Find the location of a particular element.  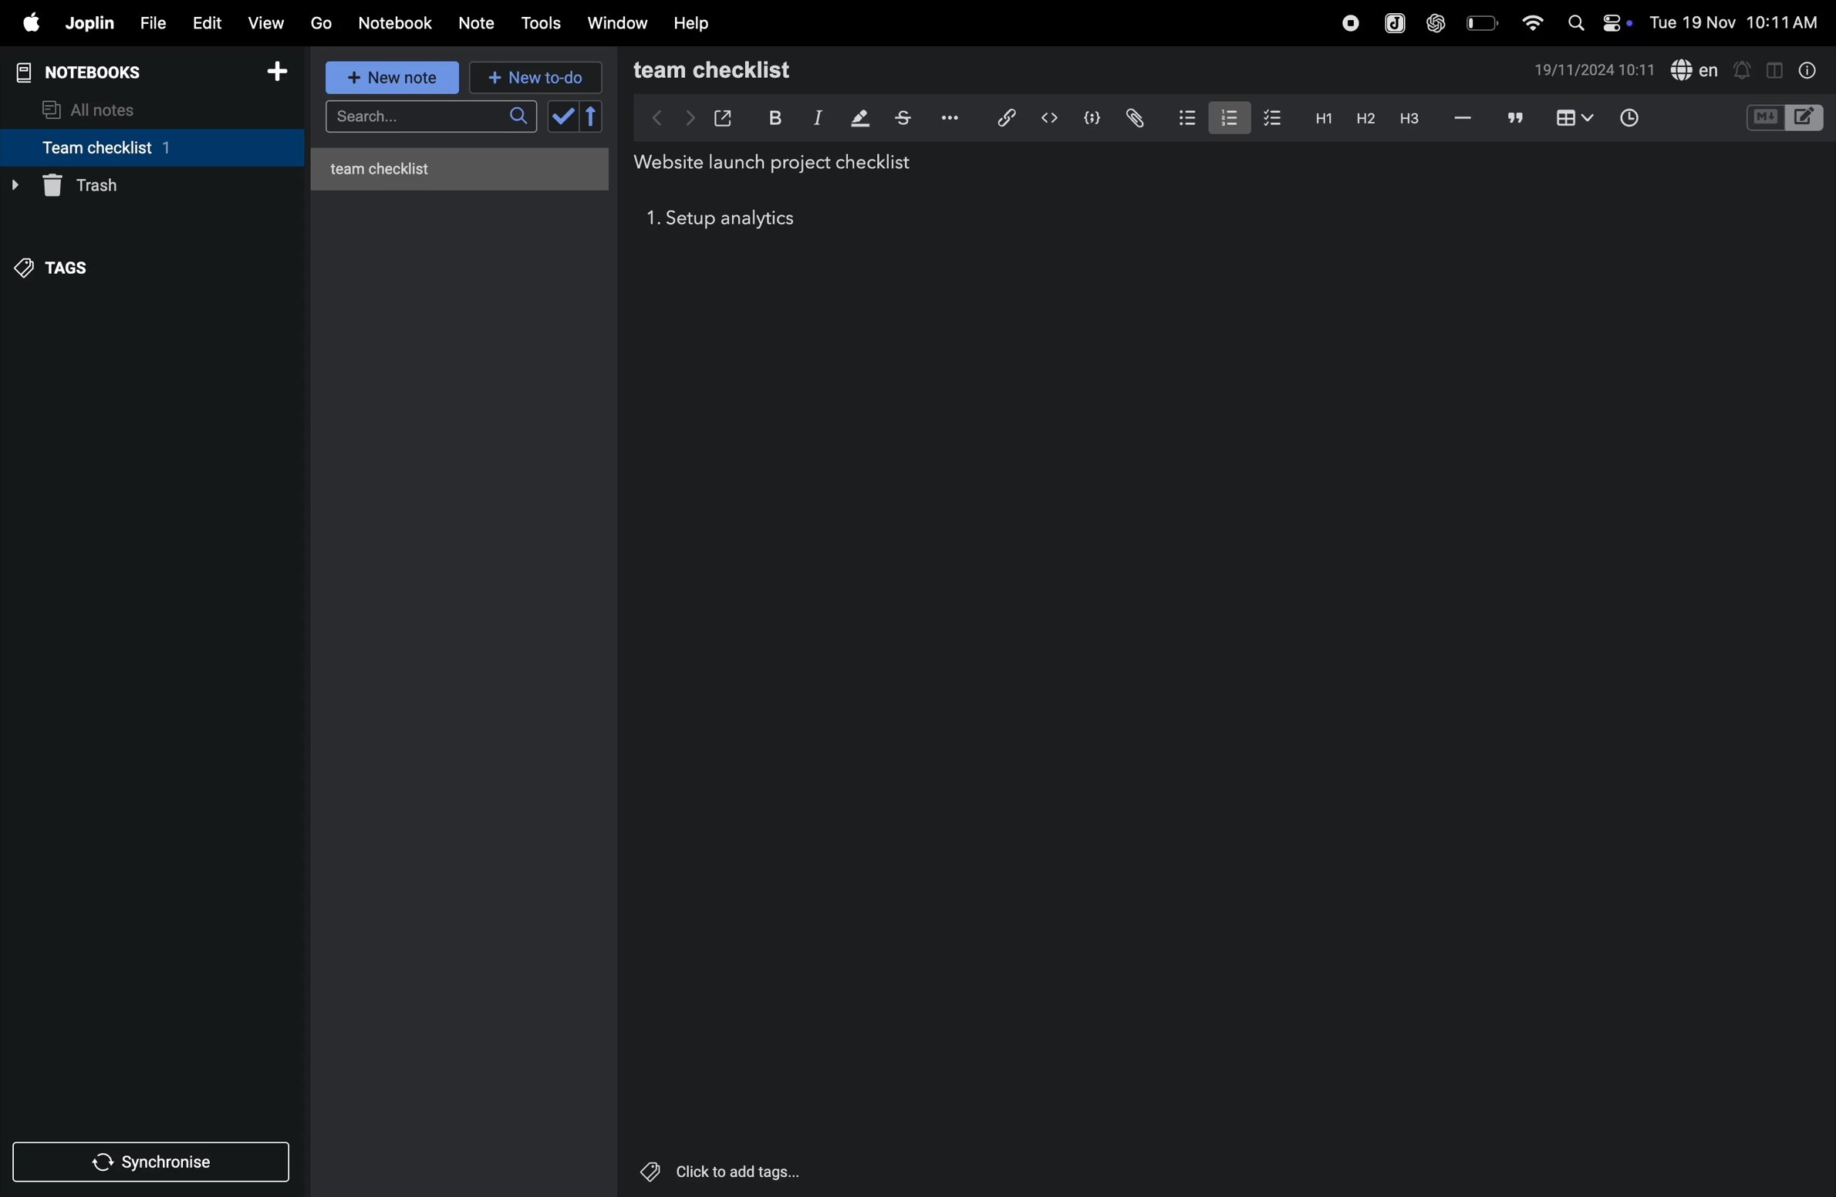

team checklist is located at coordinates (745, 70).